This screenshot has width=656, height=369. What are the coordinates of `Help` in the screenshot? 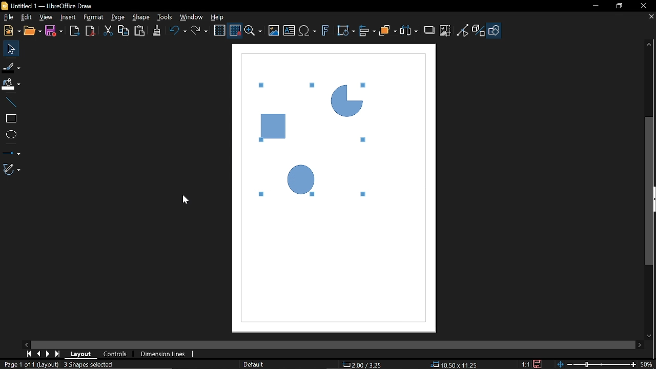 It's located at (218, 17).